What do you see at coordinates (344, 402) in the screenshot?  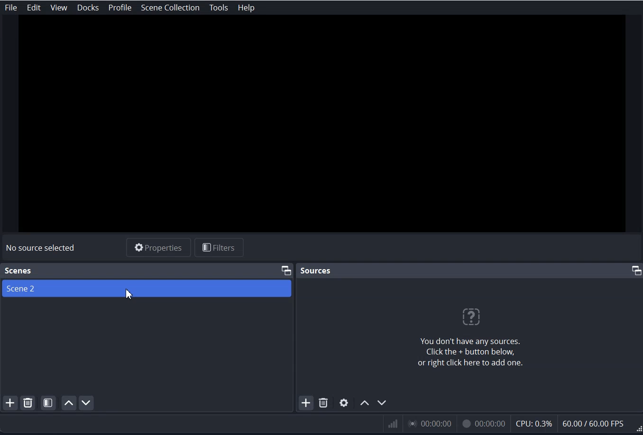 I see `Open Source Settings` at bounding box center [344, 402].